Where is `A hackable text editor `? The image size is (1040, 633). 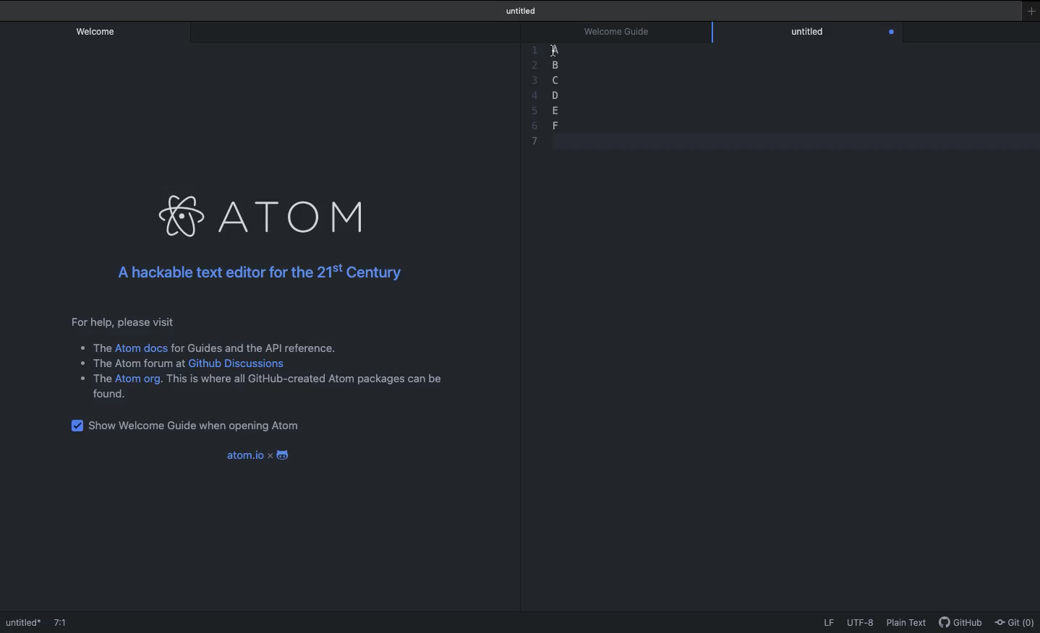
A hackable text editor  is located at coordinates (270, 274).